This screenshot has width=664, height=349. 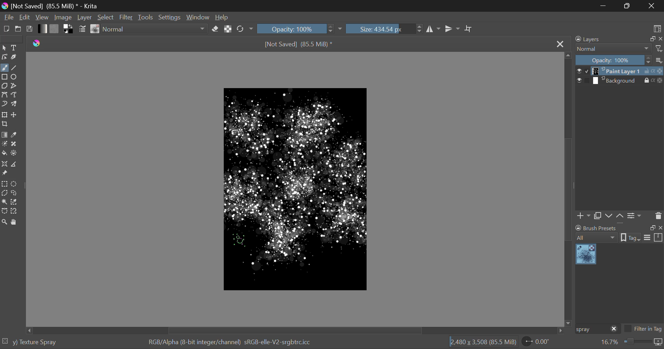 I want to click on close, so click(x=660, y=228).